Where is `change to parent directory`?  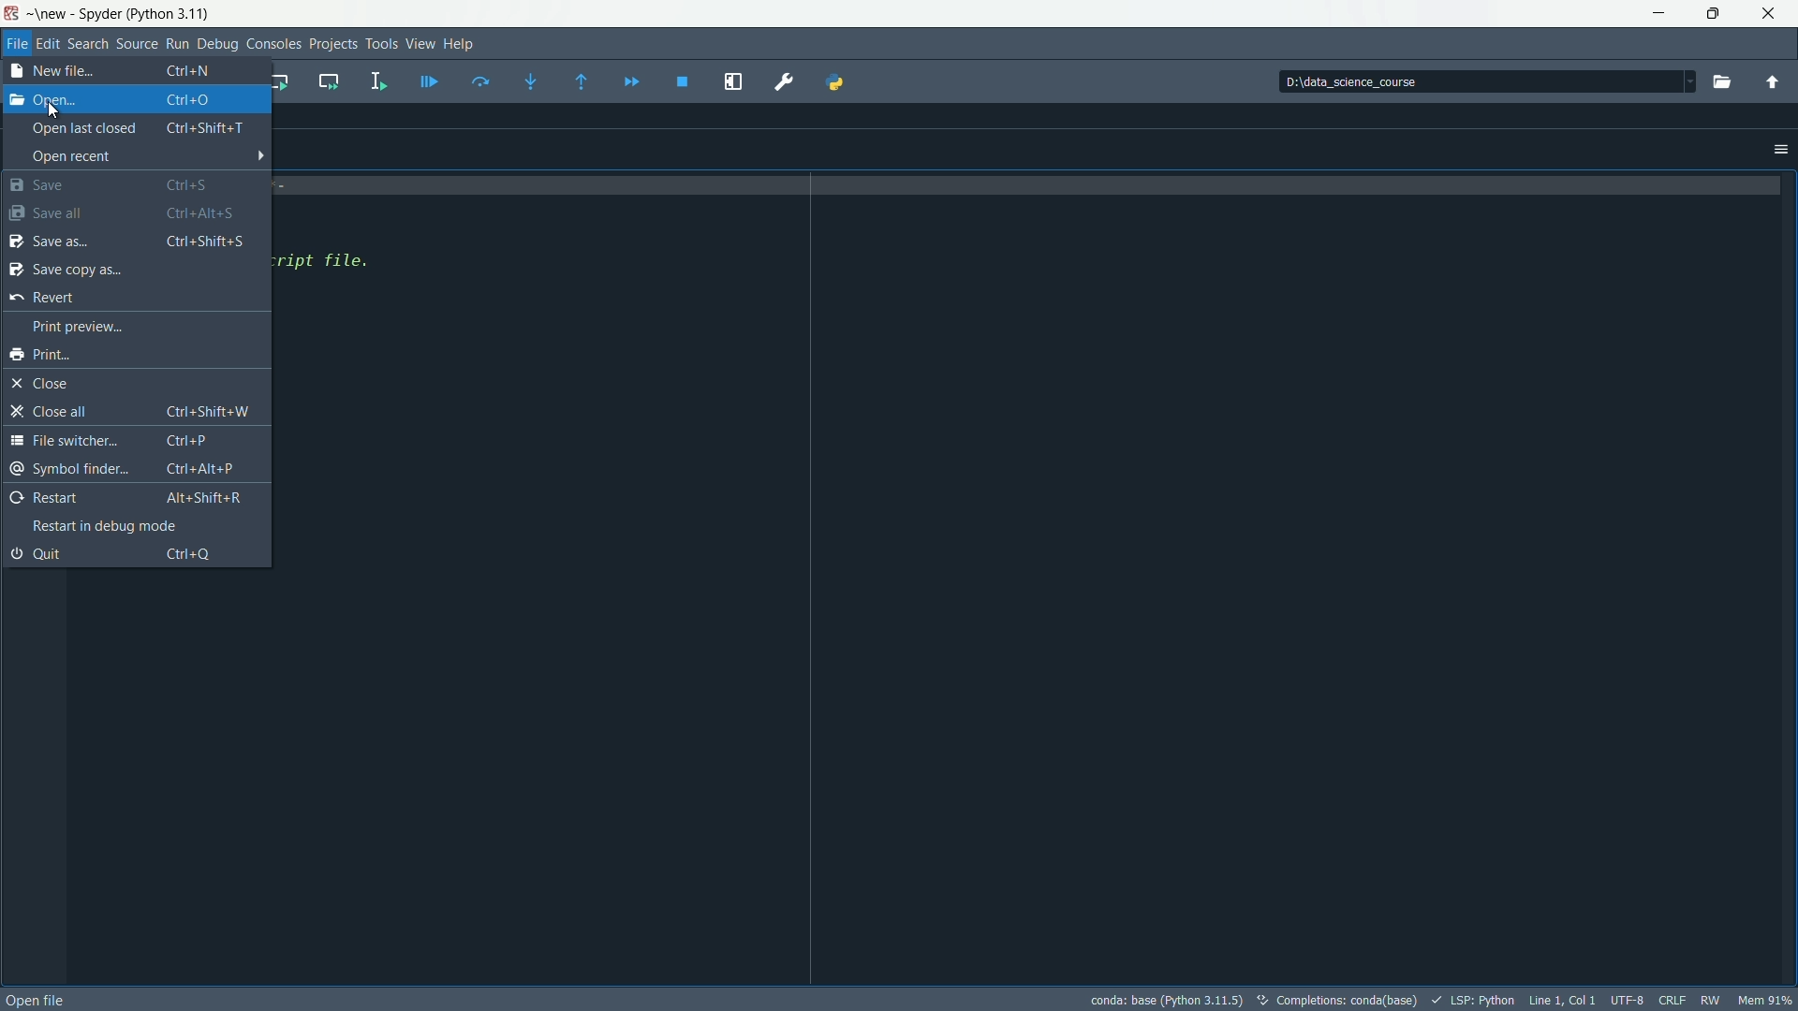 change to parent directory is located at coordinates (1774, 82).